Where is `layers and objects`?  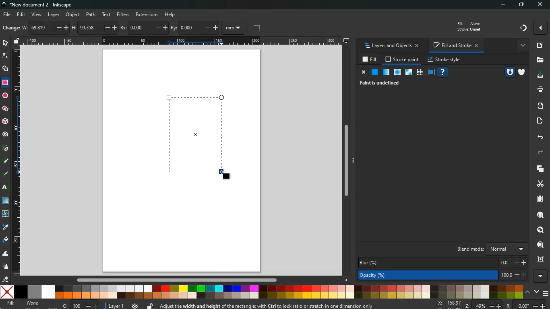
layers and objects is located at coordinates (392, 46).